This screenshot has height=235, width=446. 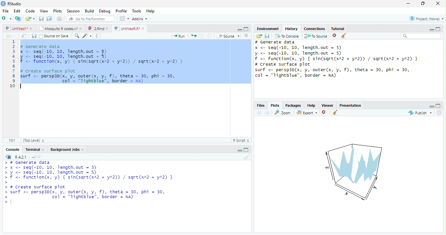 I want to click on Publish, so click(x=420, y=113).